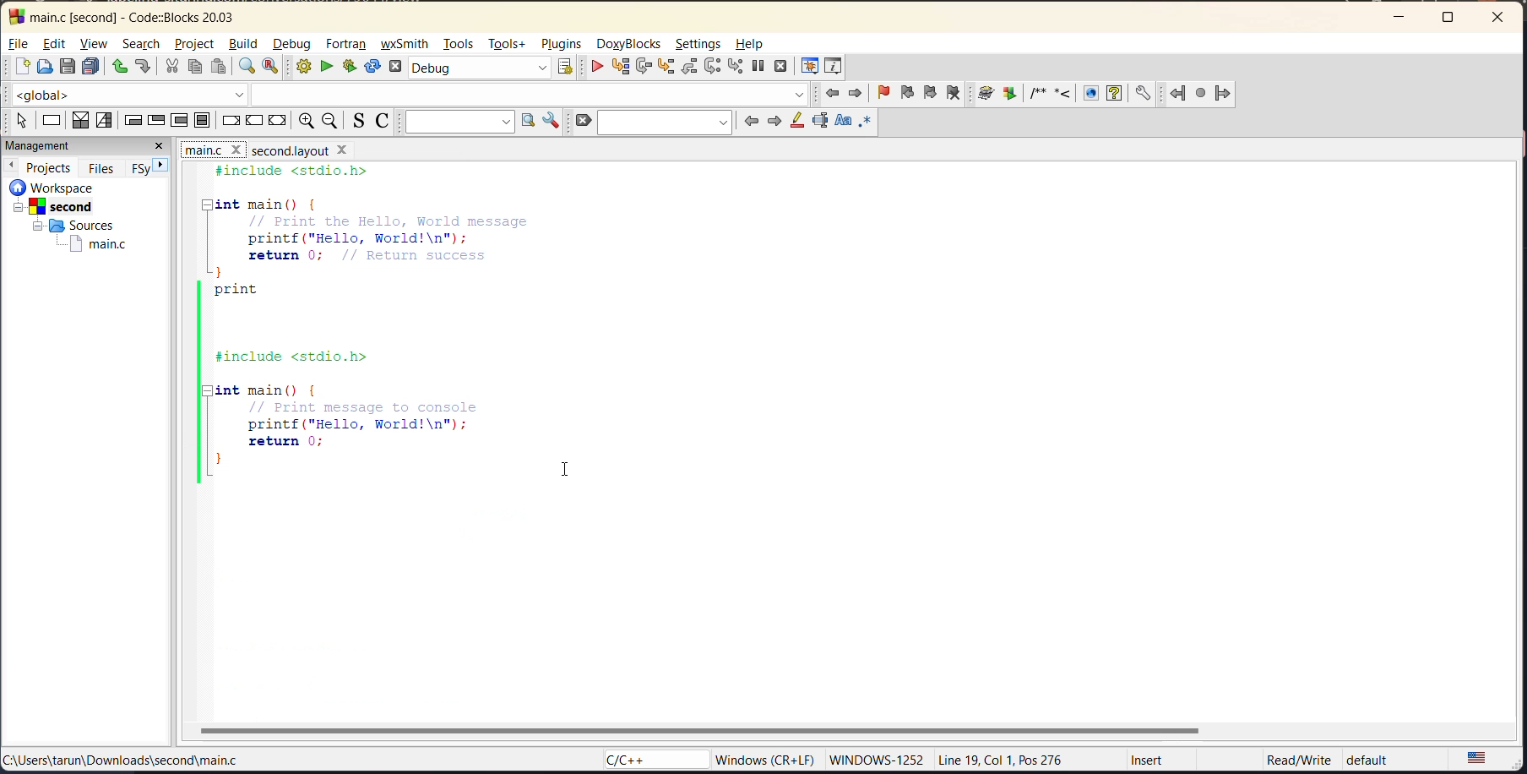  Describe the element at coordinates (43, 144) in the screenshot. I see `management` at that location.